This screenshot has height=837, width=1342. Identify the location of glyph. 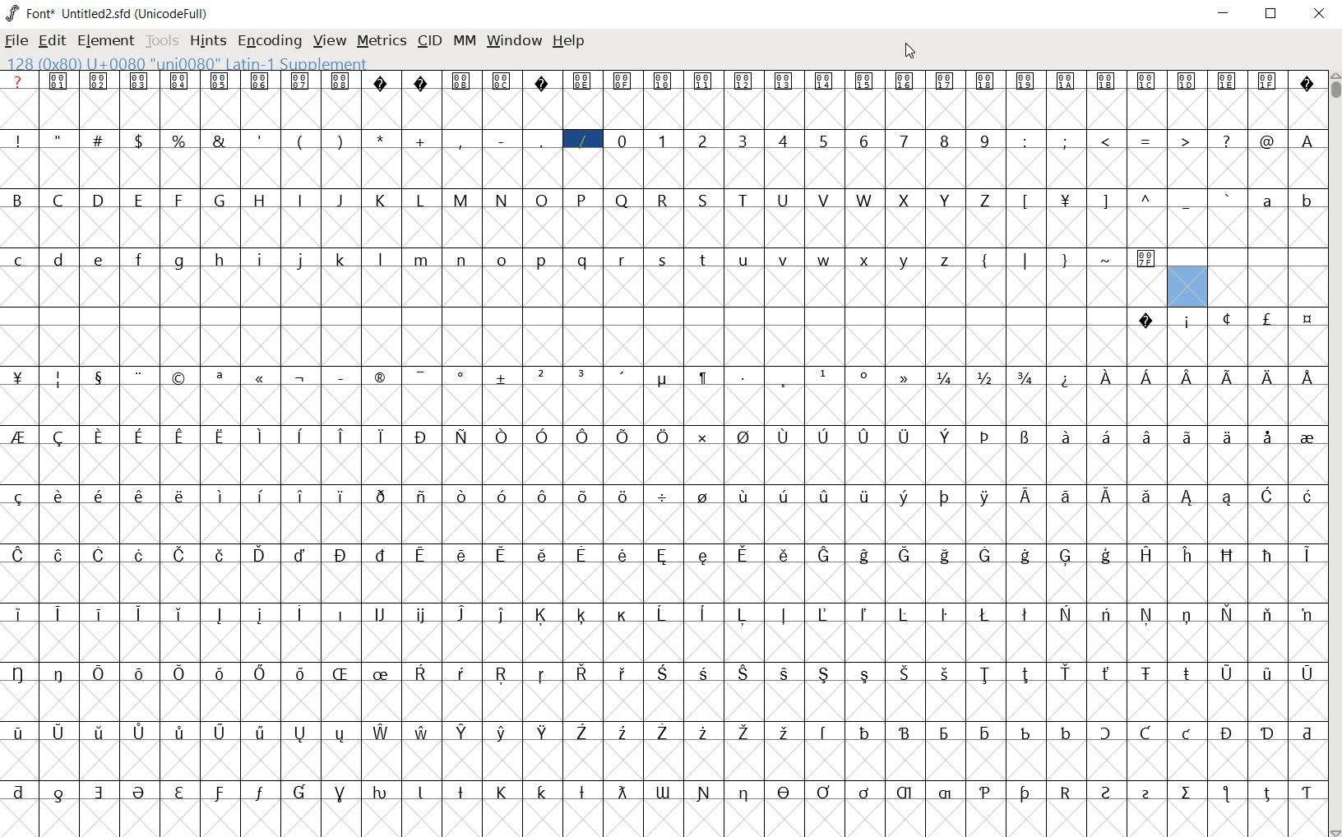
(946, 261).